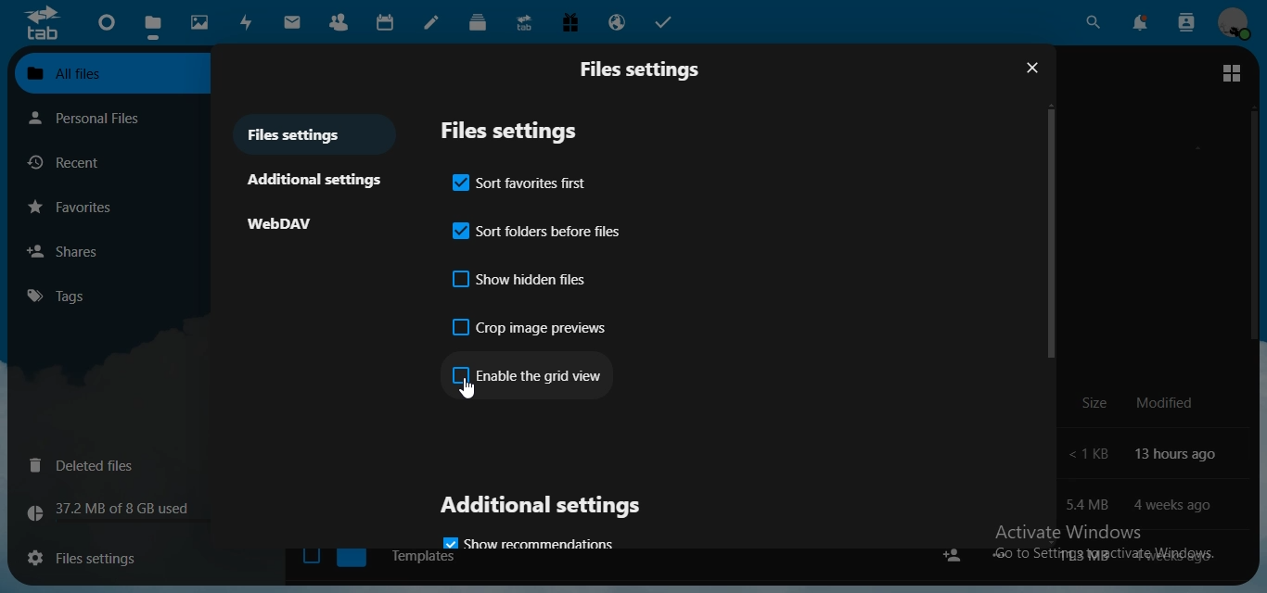  What do you see at coordinates (42, 25) in the screenshot?
I see `icon` at bounding box center [42, 25].